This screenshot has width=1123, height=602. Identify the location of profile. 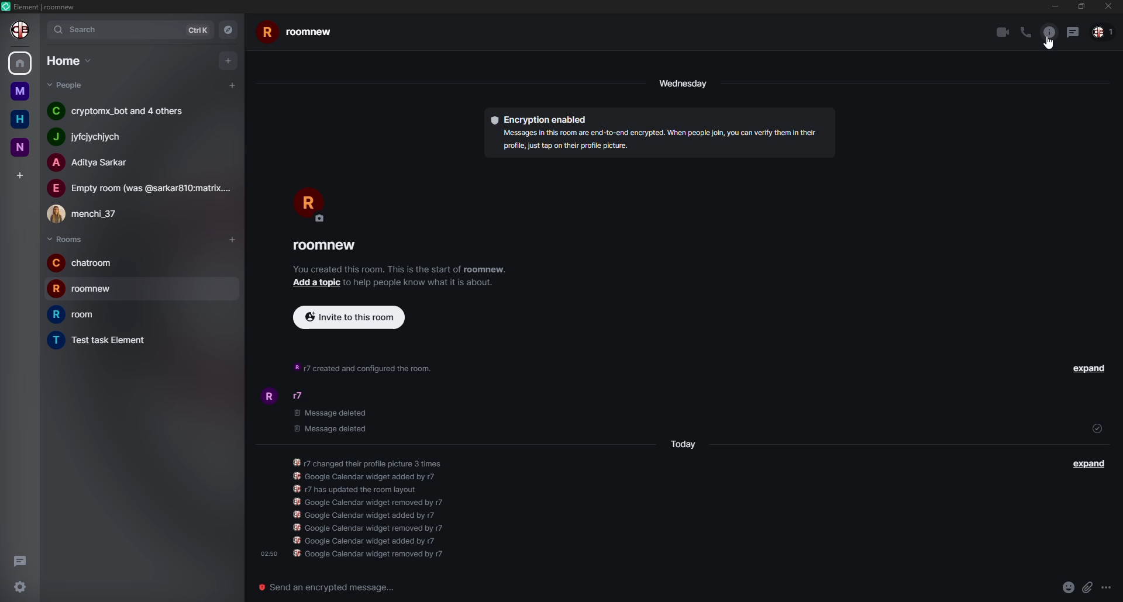
(268, 395).